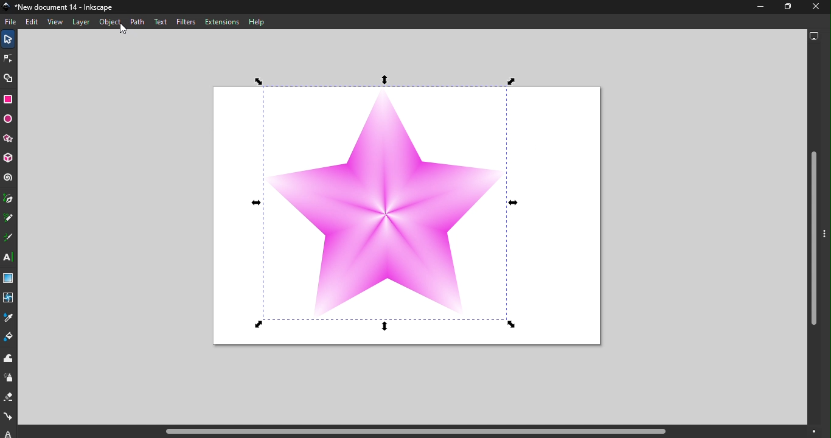  What do you see at coordinates (9, 196) in the screenshot?
I see `Pen tool` at bounding box center [9, 196].